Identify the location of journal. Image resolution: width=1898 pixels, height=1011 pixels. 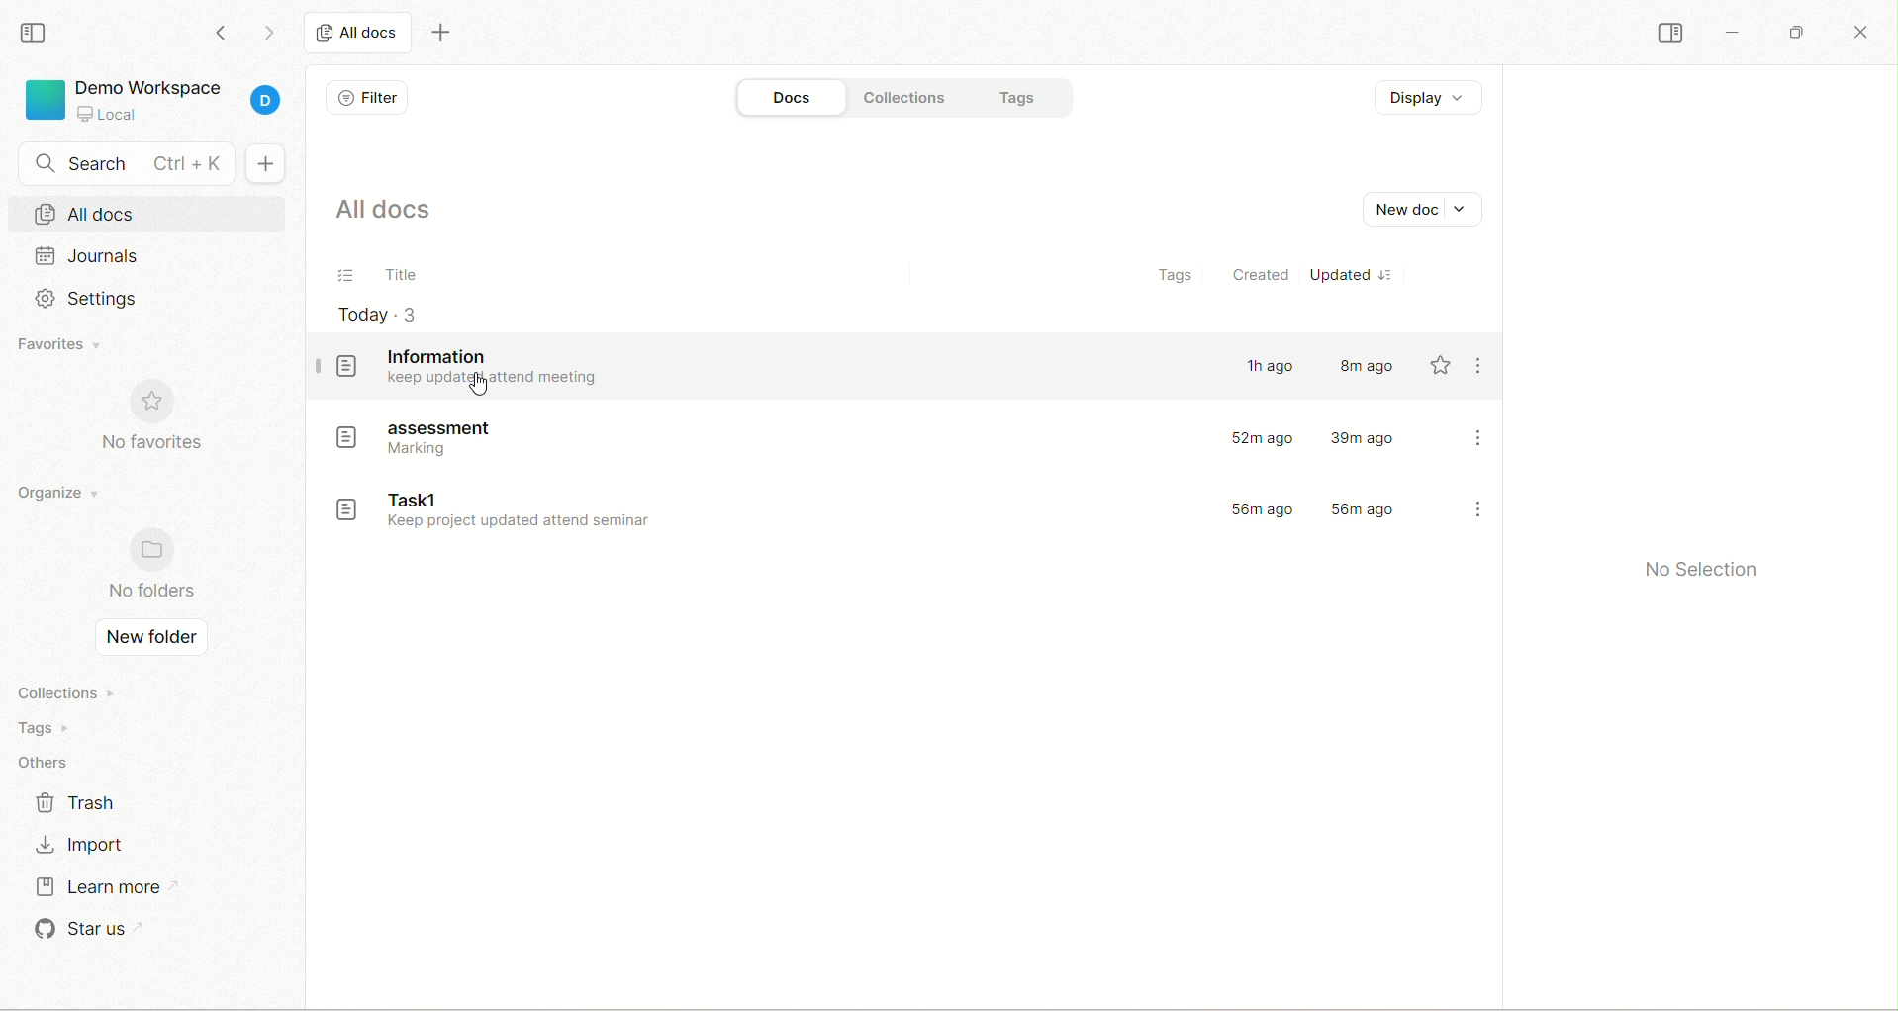
(153, 258).